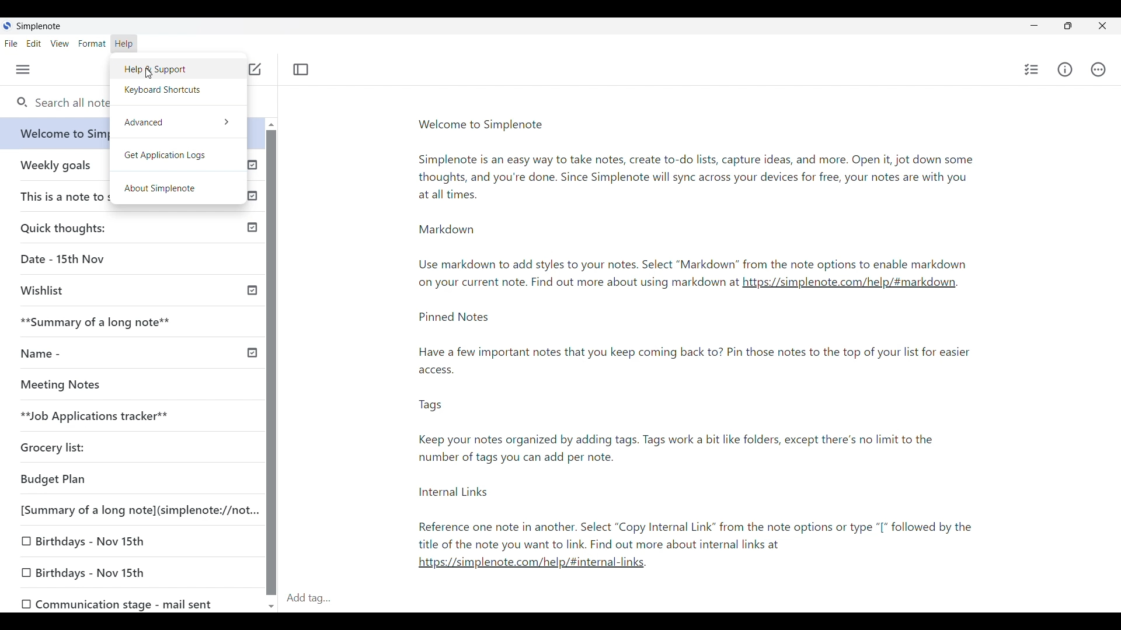 This screenshot has width=1121, height=630. I want to click on , so click(251, 290).